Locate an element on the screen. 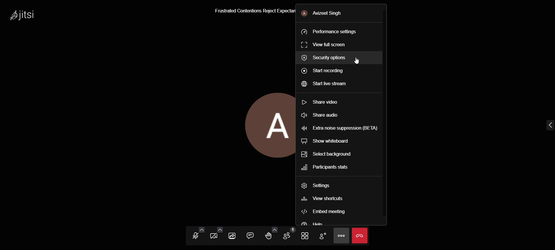 Image resolution: width=555 pixels, height=250 pixels. performance setting is located at coordinates (334, 31).